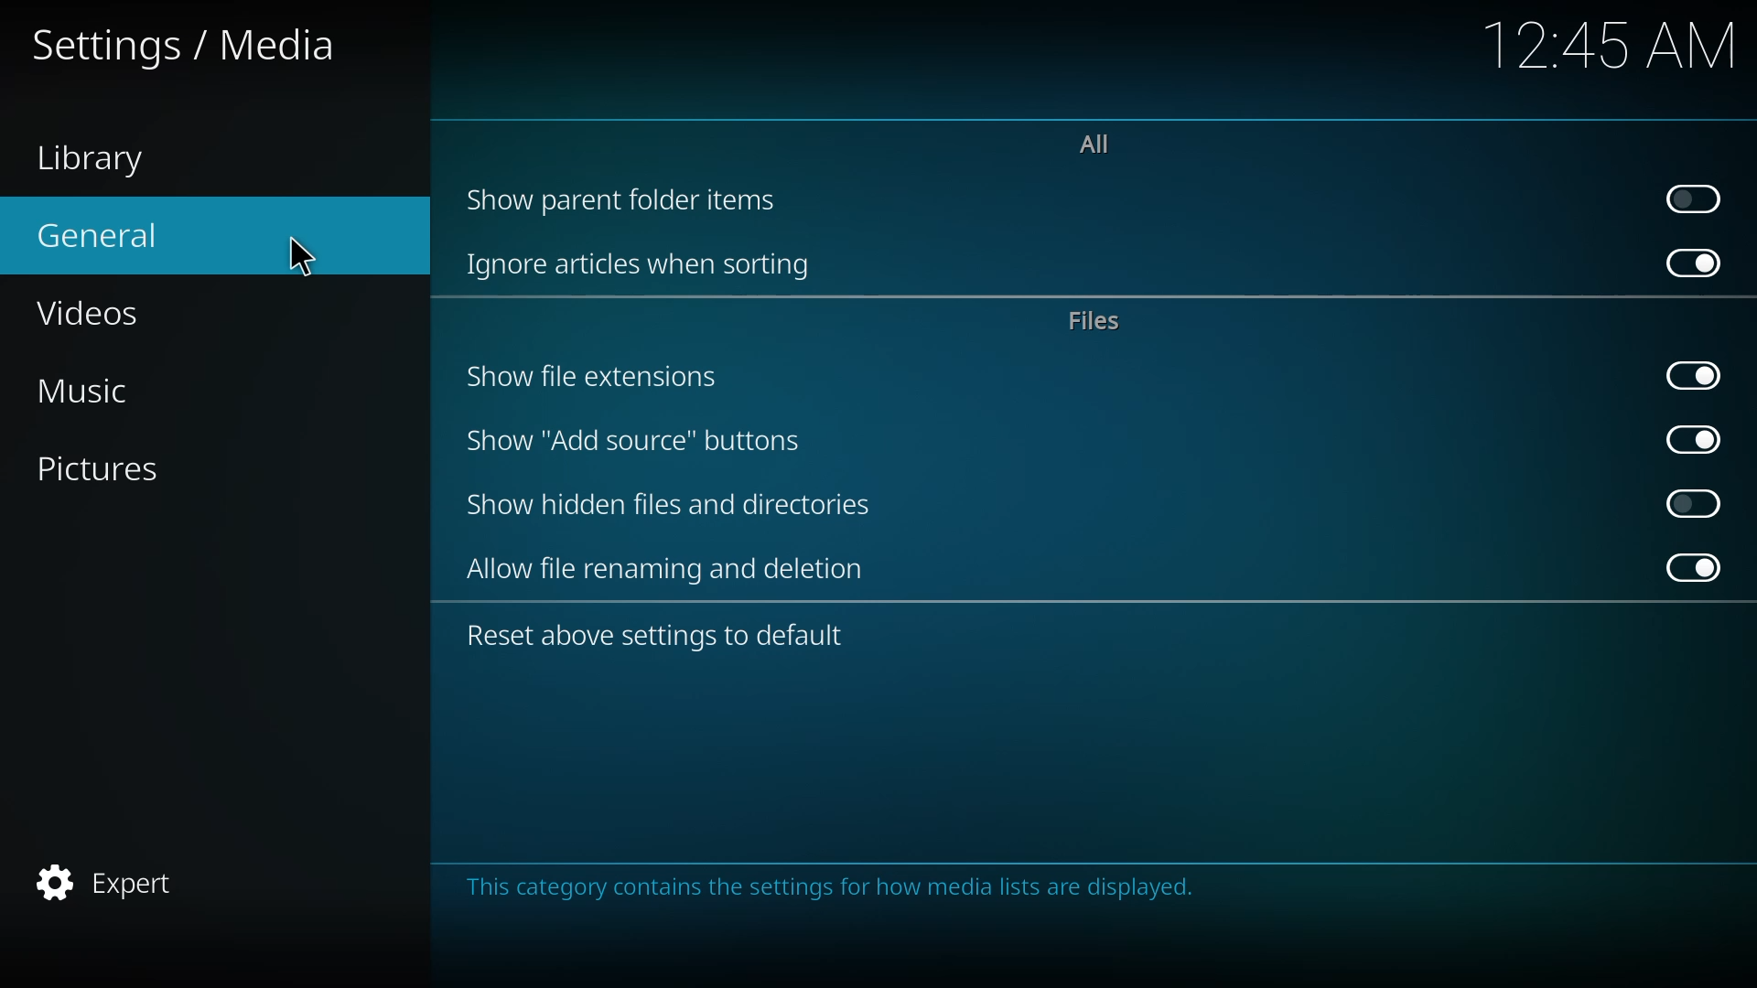  What do you see at coordinates (662, 638) in the screenshot?
I see `reset above settings to default` at bounding box center [662, 638].